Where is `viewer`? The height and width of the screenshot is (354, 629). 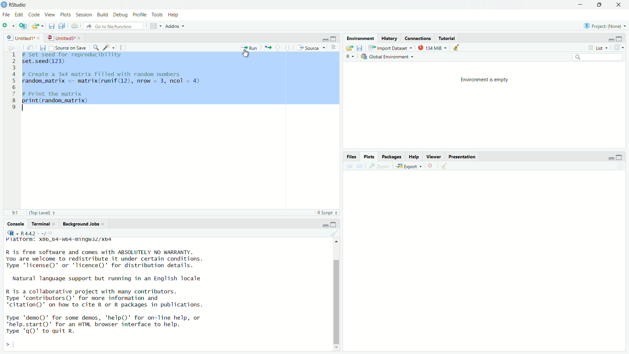 viewer is located at coordinates (433, 156).